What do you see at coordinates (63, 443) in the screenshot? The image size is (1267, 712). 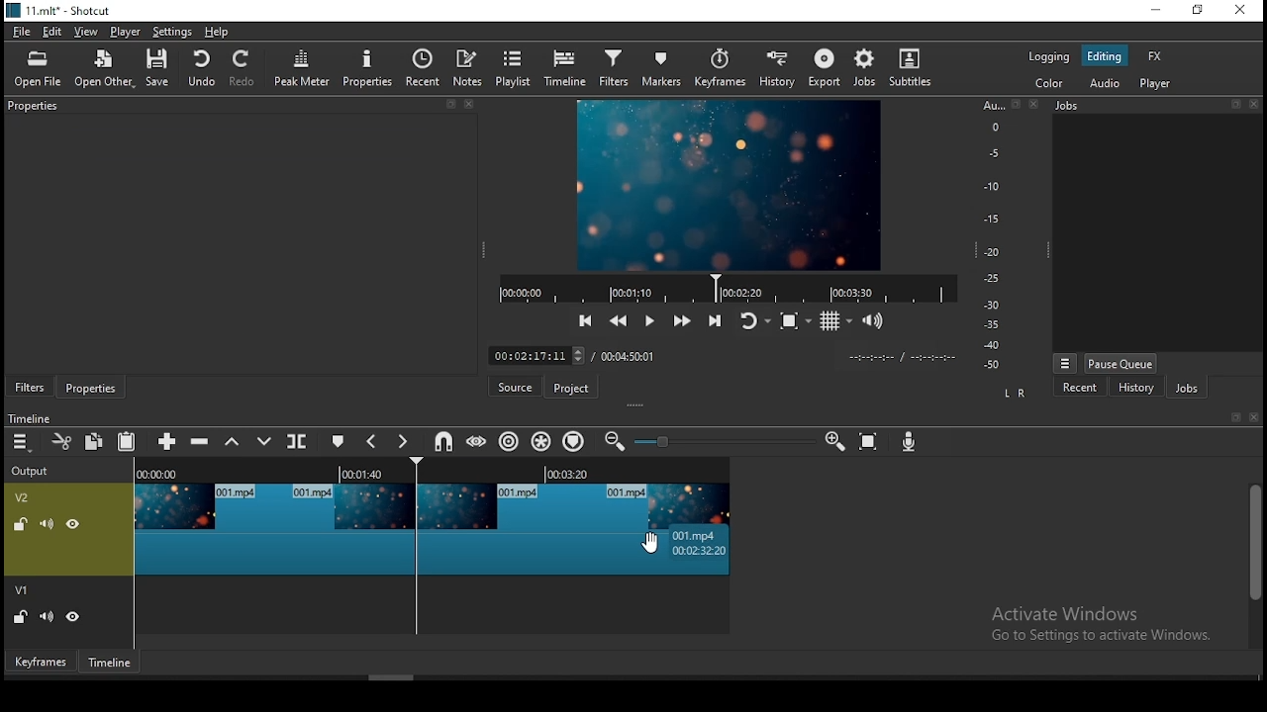 I see `cut` at bounding box center [63, 443].